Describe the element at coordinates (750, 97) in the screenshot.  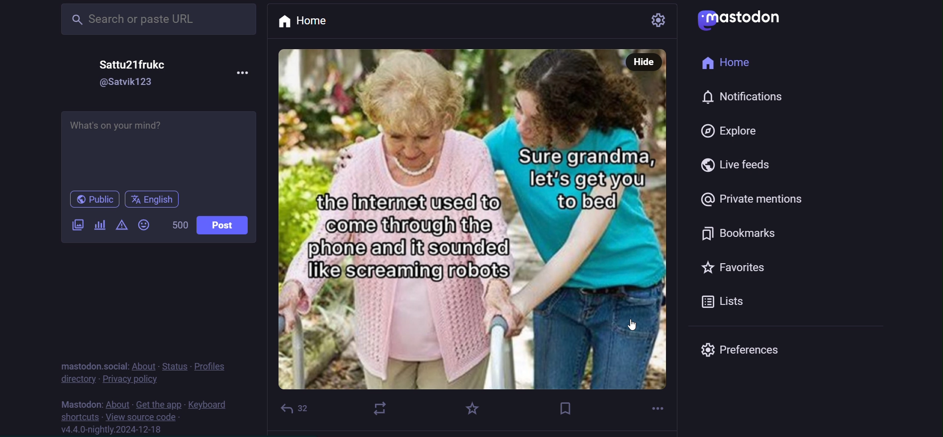
I see `notification` at that location.